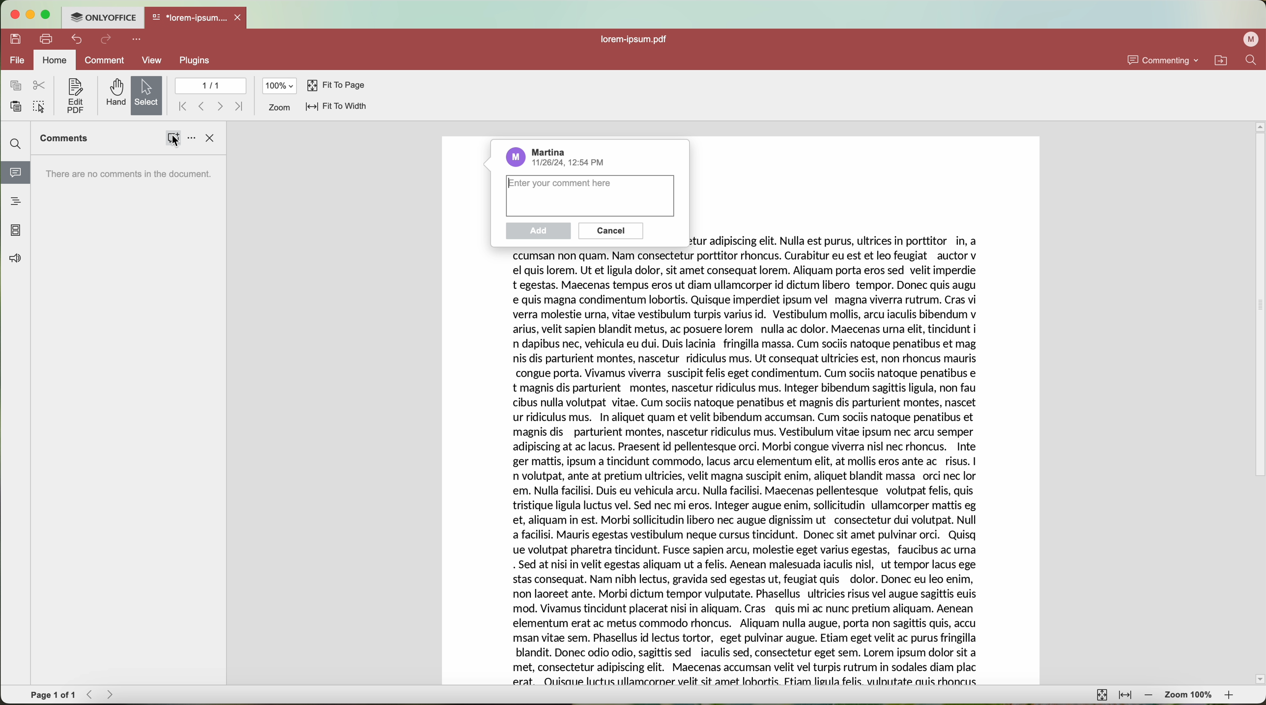 This screenshot has width=1266, height=705. I want to click on 1/1, so click(210, 85).